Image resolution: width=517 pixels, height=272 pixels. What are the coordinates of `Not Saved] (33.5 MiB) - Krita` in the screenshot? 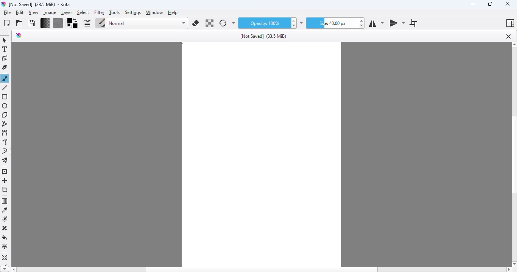 It's located at (45, 4).